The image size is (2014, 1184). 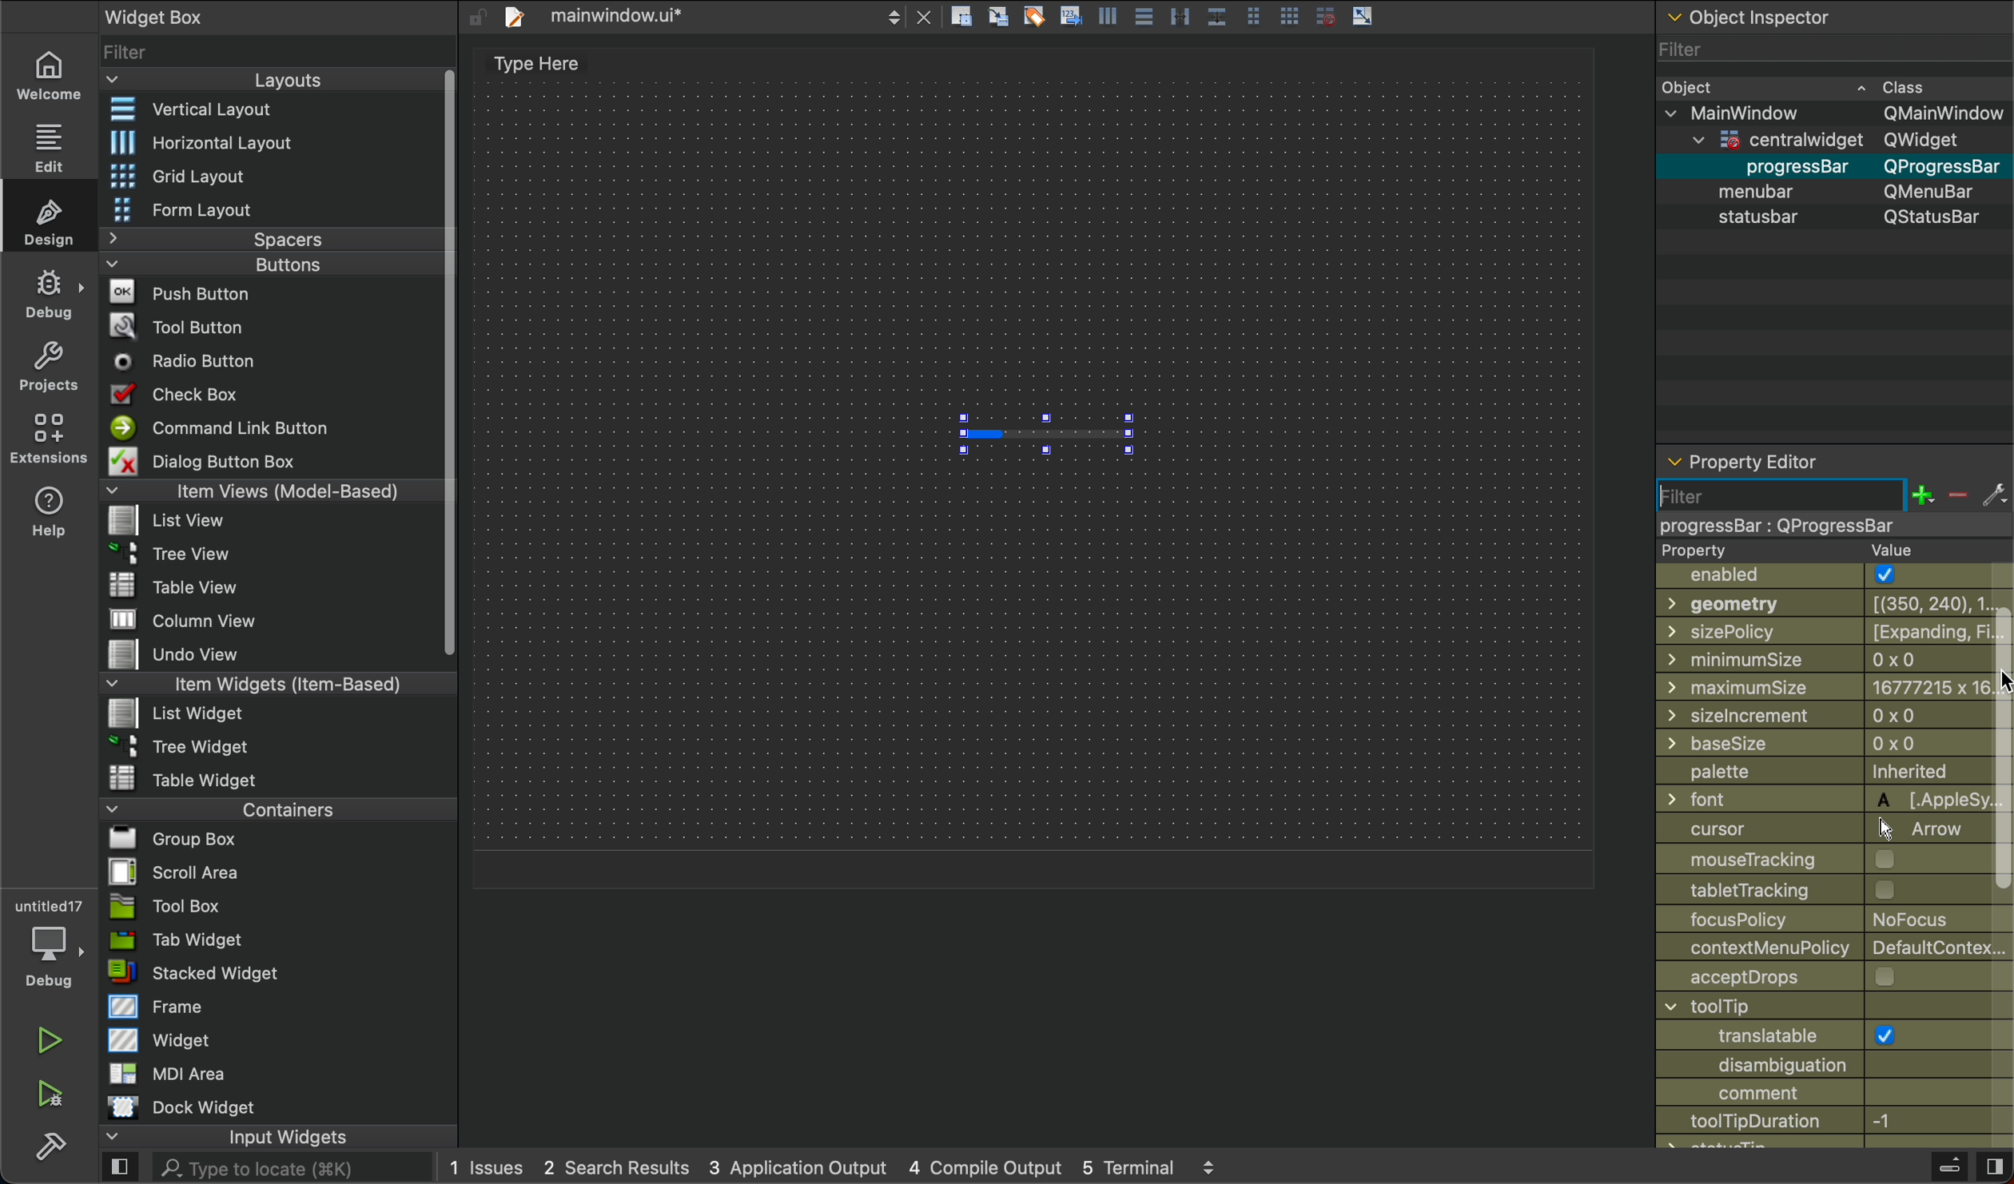 What do you see at coordinates (834, 1170) in the screenshot?
I see `logs` at bounding box center [834, 1170].